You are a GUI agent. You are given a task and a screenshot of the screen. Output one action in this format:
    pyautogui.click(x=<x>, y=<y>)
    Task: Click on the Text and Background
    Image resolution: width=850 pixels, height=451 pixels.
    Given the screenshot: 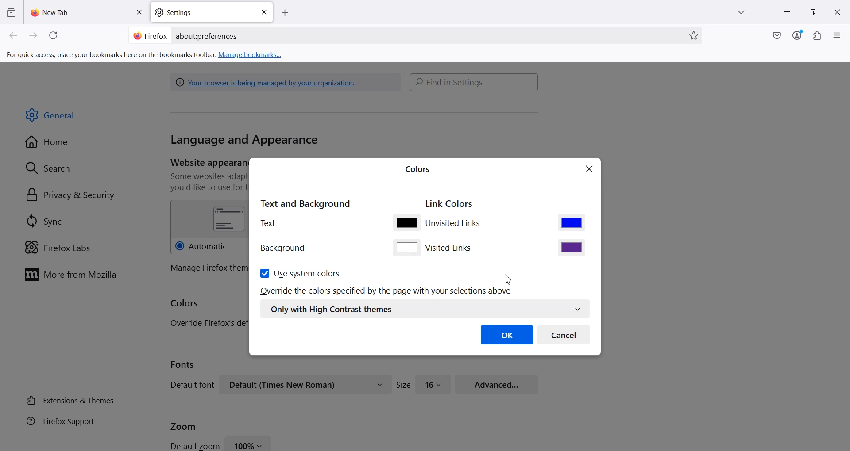 What is the action you would take?
    pyautogui.click(x=305, y=203)
    